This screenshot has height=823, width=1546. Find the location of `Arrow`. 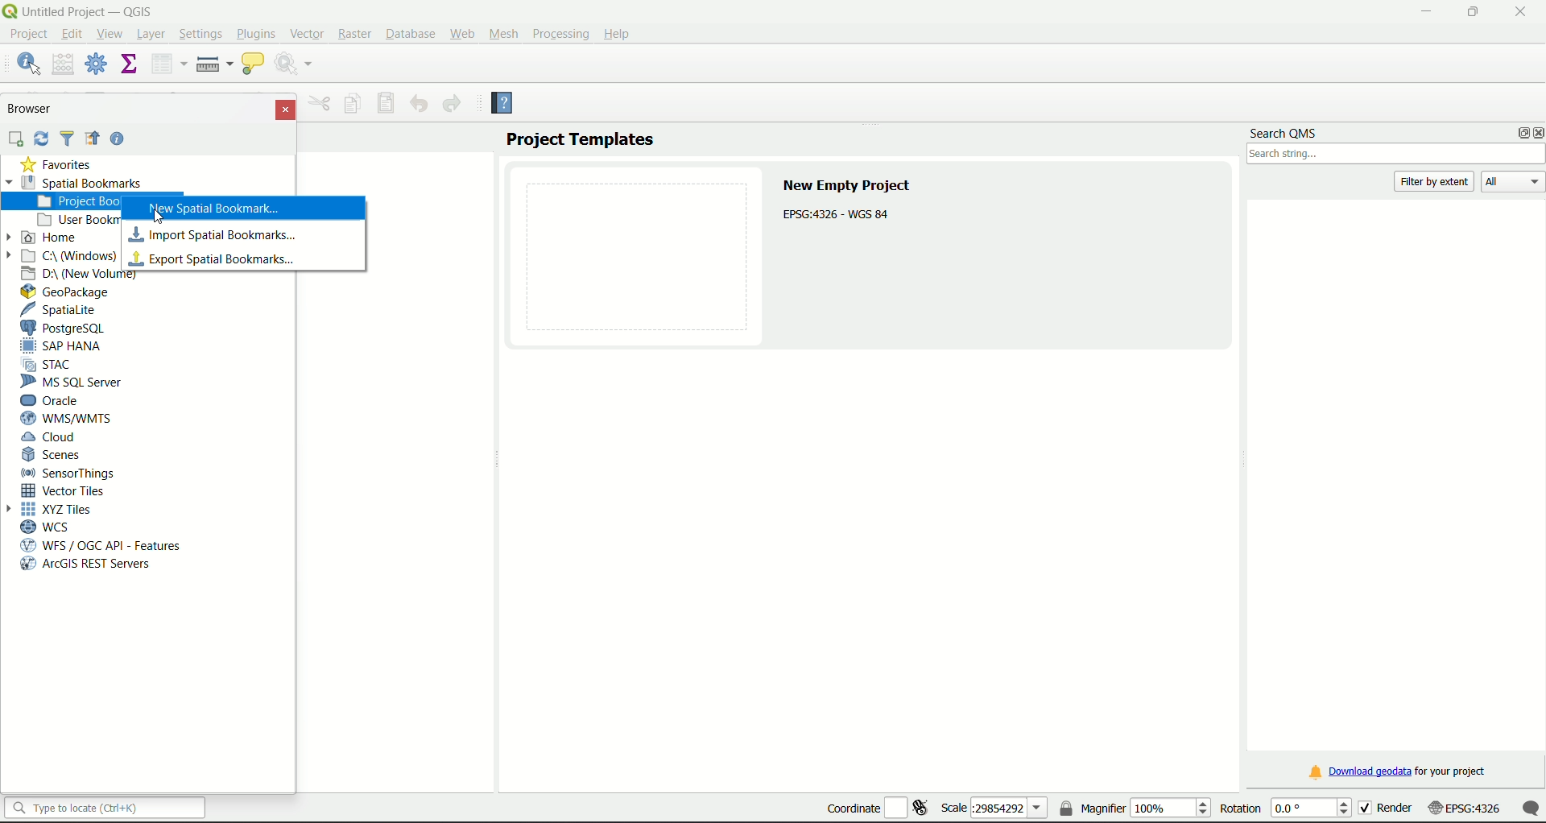

Arrow is located at coordinates (14, 510).